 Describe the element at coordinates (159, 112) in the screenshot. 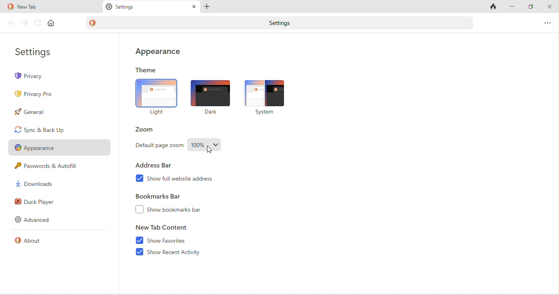

I see `light` at that location.